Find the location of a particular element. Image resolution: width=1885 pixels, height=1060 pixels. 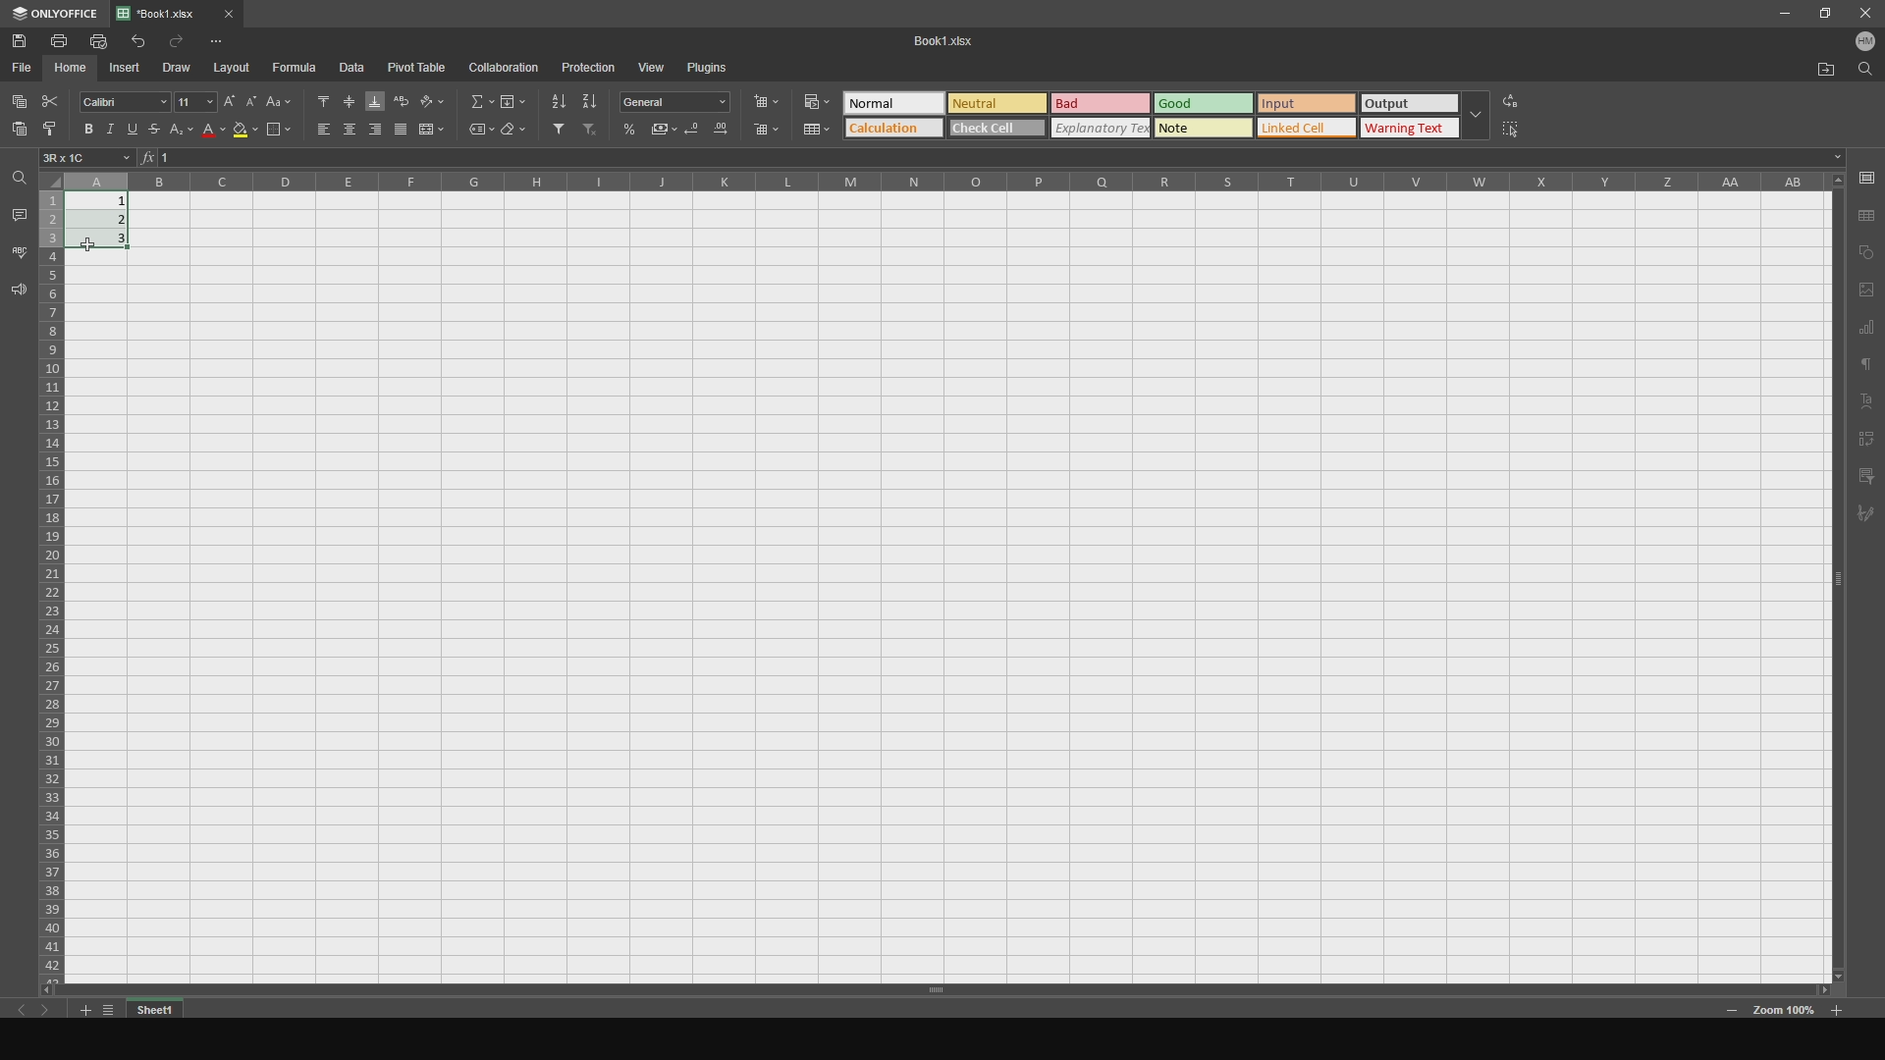

print is located at coordinates (64, 41).